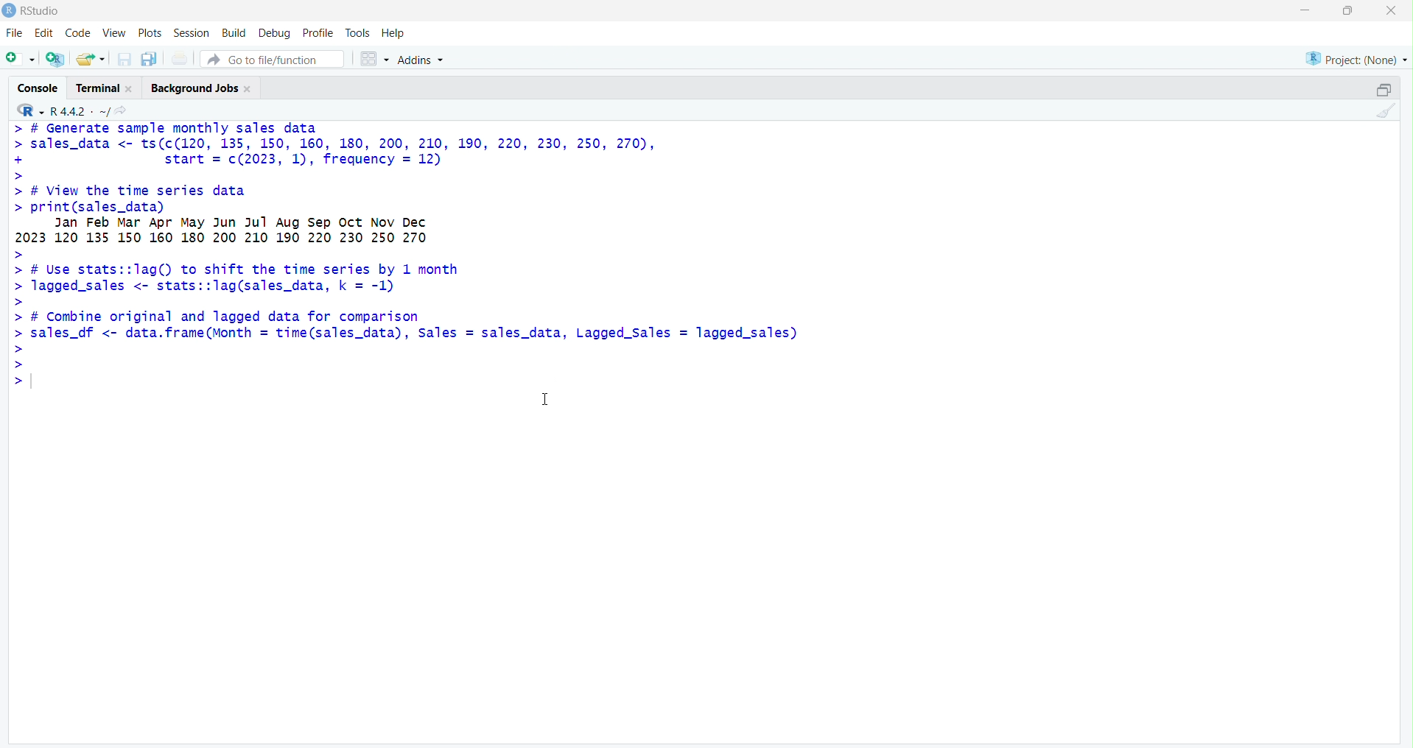 The width and height of the screenshot is (1413, 748). Describe the element at coordinates (1354, 57) in the screenshot. I see `project (none)` at that location.